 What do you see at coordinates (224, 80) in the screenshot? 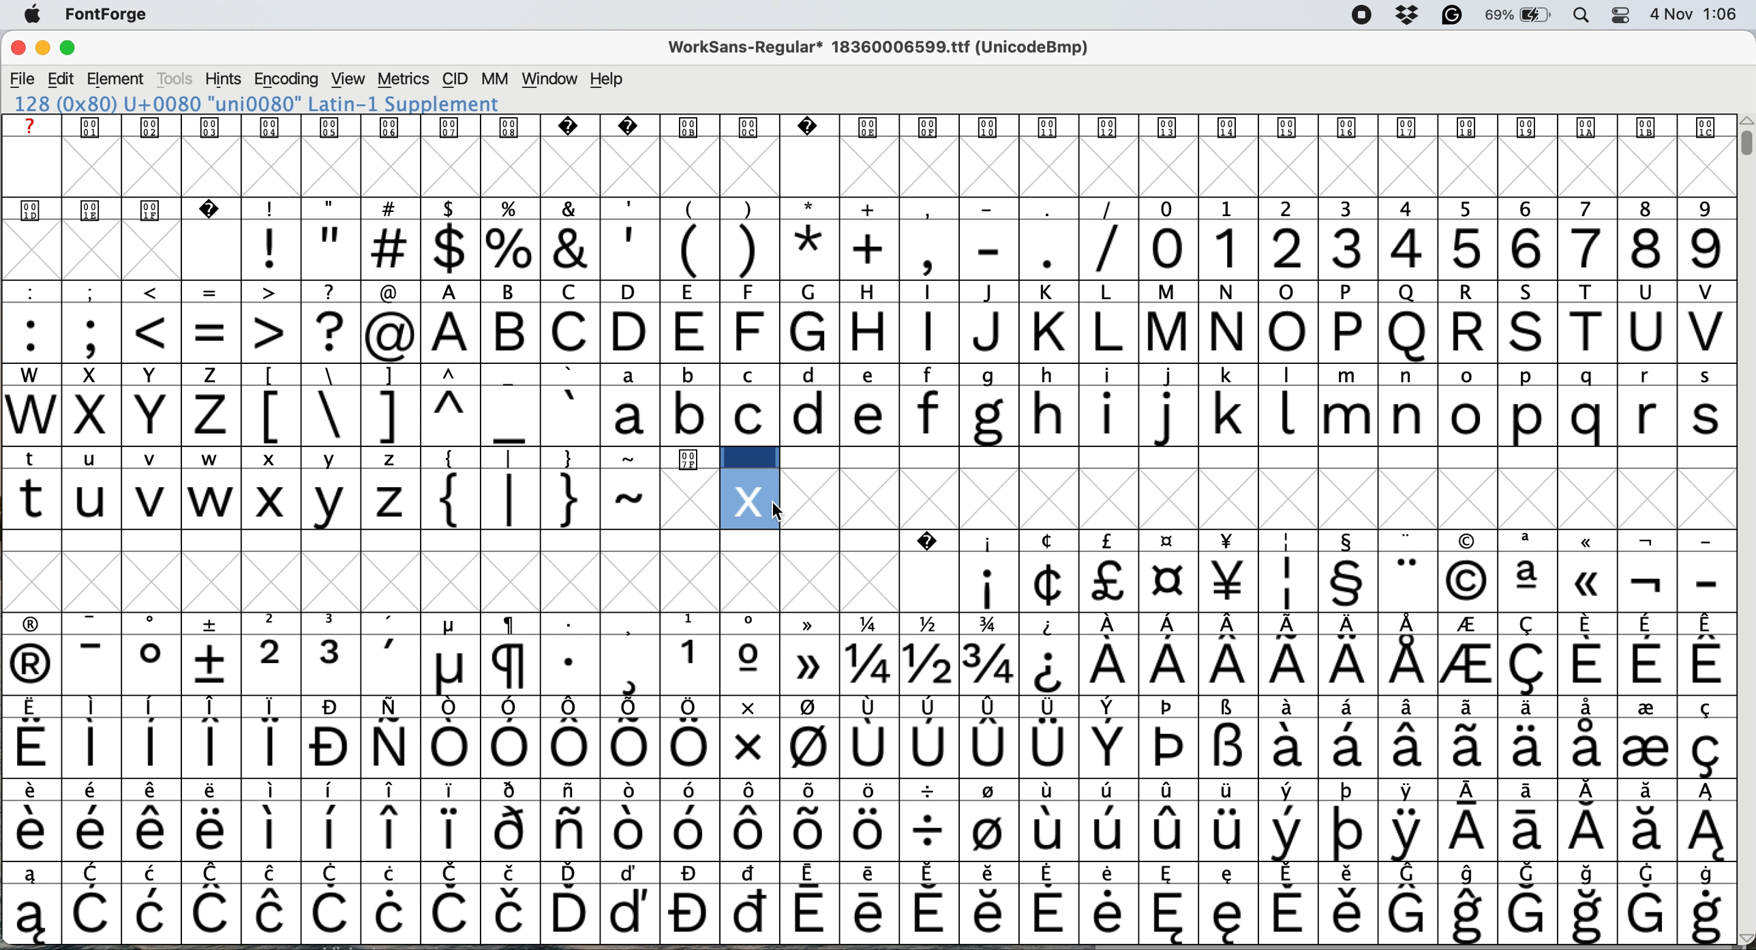
I see `hints` at bounding box center [224, 80].